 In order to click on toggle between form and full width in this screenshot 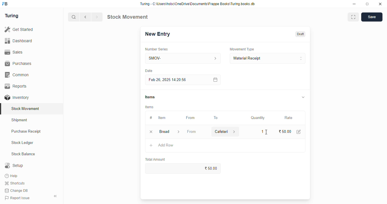, I will do `click(353, 17)`.